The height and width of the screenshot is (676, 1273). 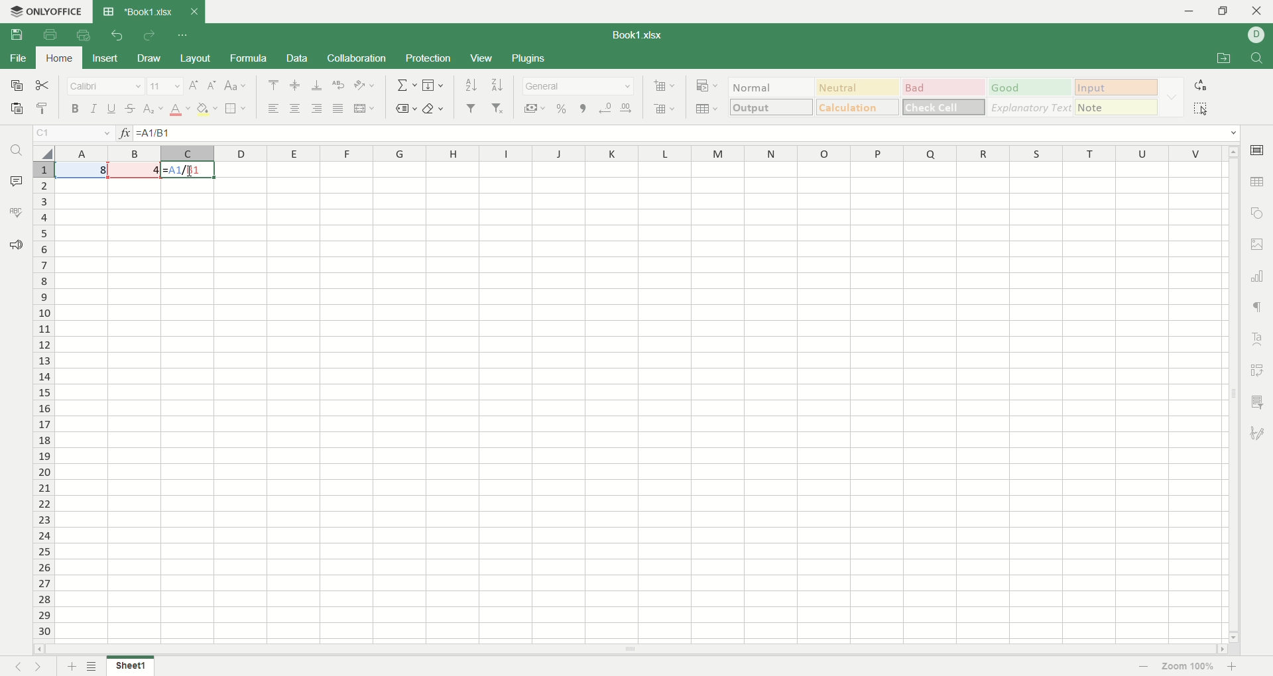 I want to click on customize quickaccess, so click(x=184, y=35).